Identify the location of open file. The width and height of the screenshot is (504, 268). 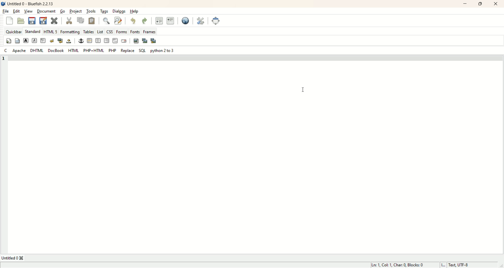
(20, 21).